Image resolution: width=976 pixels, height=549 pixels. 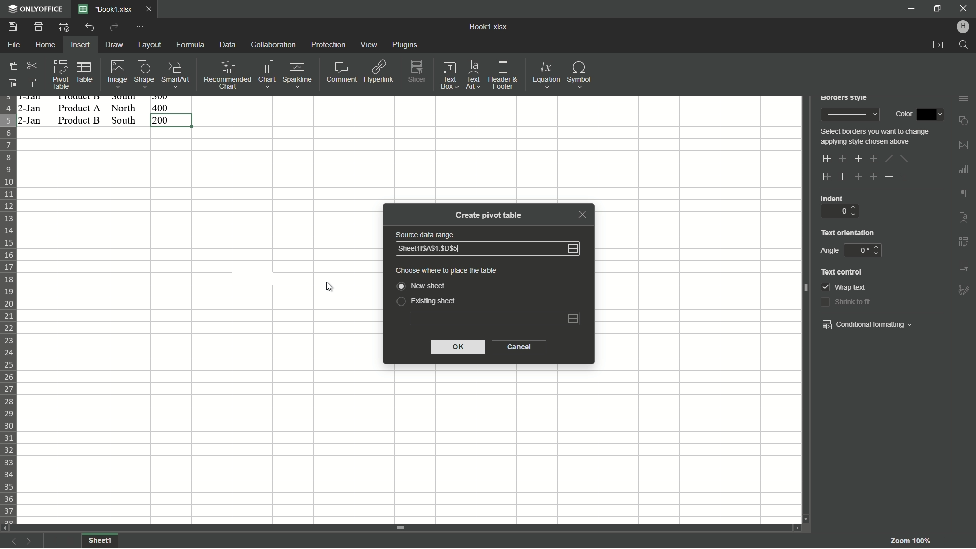 What do you see at coordinates (878, 246) in the screenshot?
I see `up` at bounding box center [878, 246].